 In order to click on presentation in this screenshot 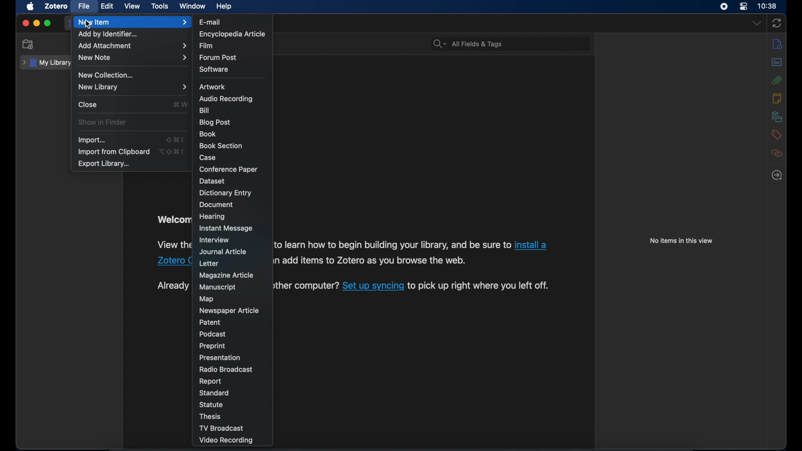, I will do `click(220, 357)`.